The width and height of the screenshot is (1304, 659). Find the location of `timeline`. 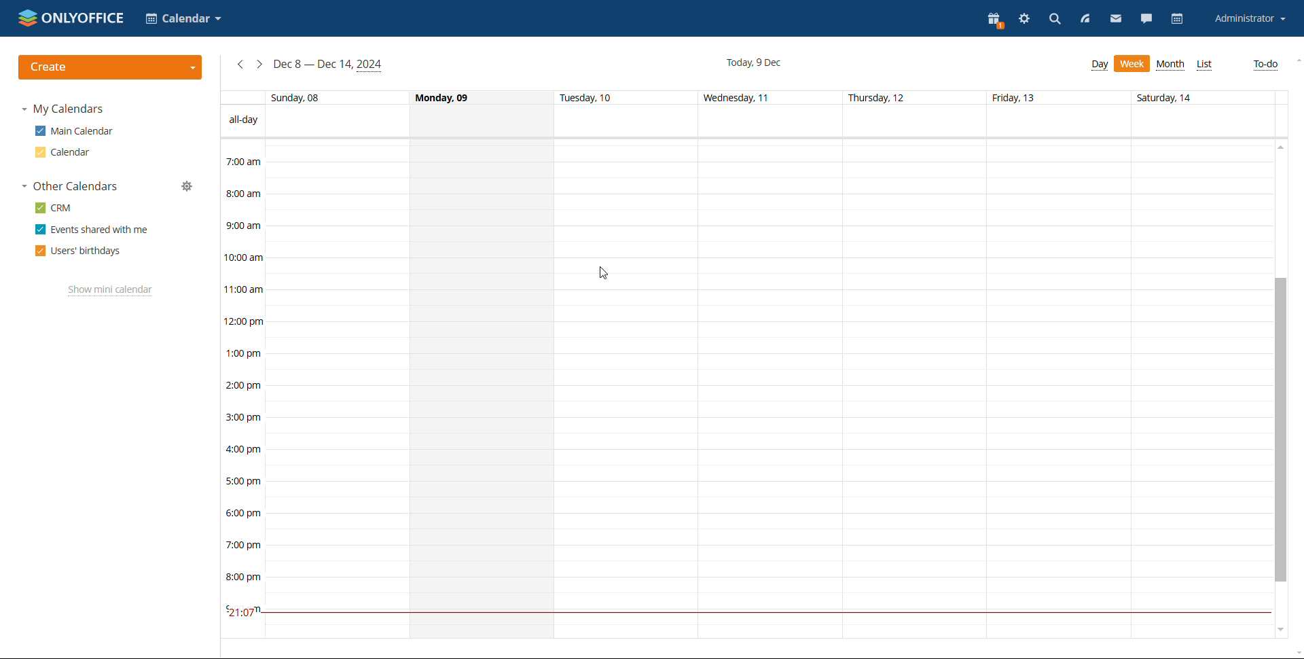

timeline is located at coordinates (240, 389).